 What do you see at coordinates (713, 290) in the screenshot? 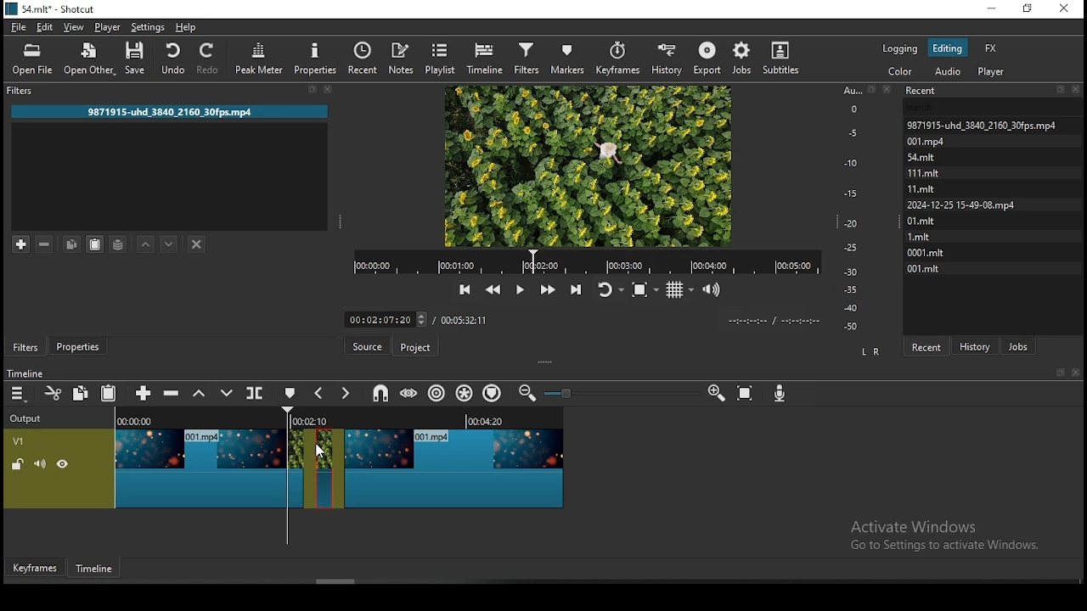
I see `volume control` at bounding box center [713, 290].